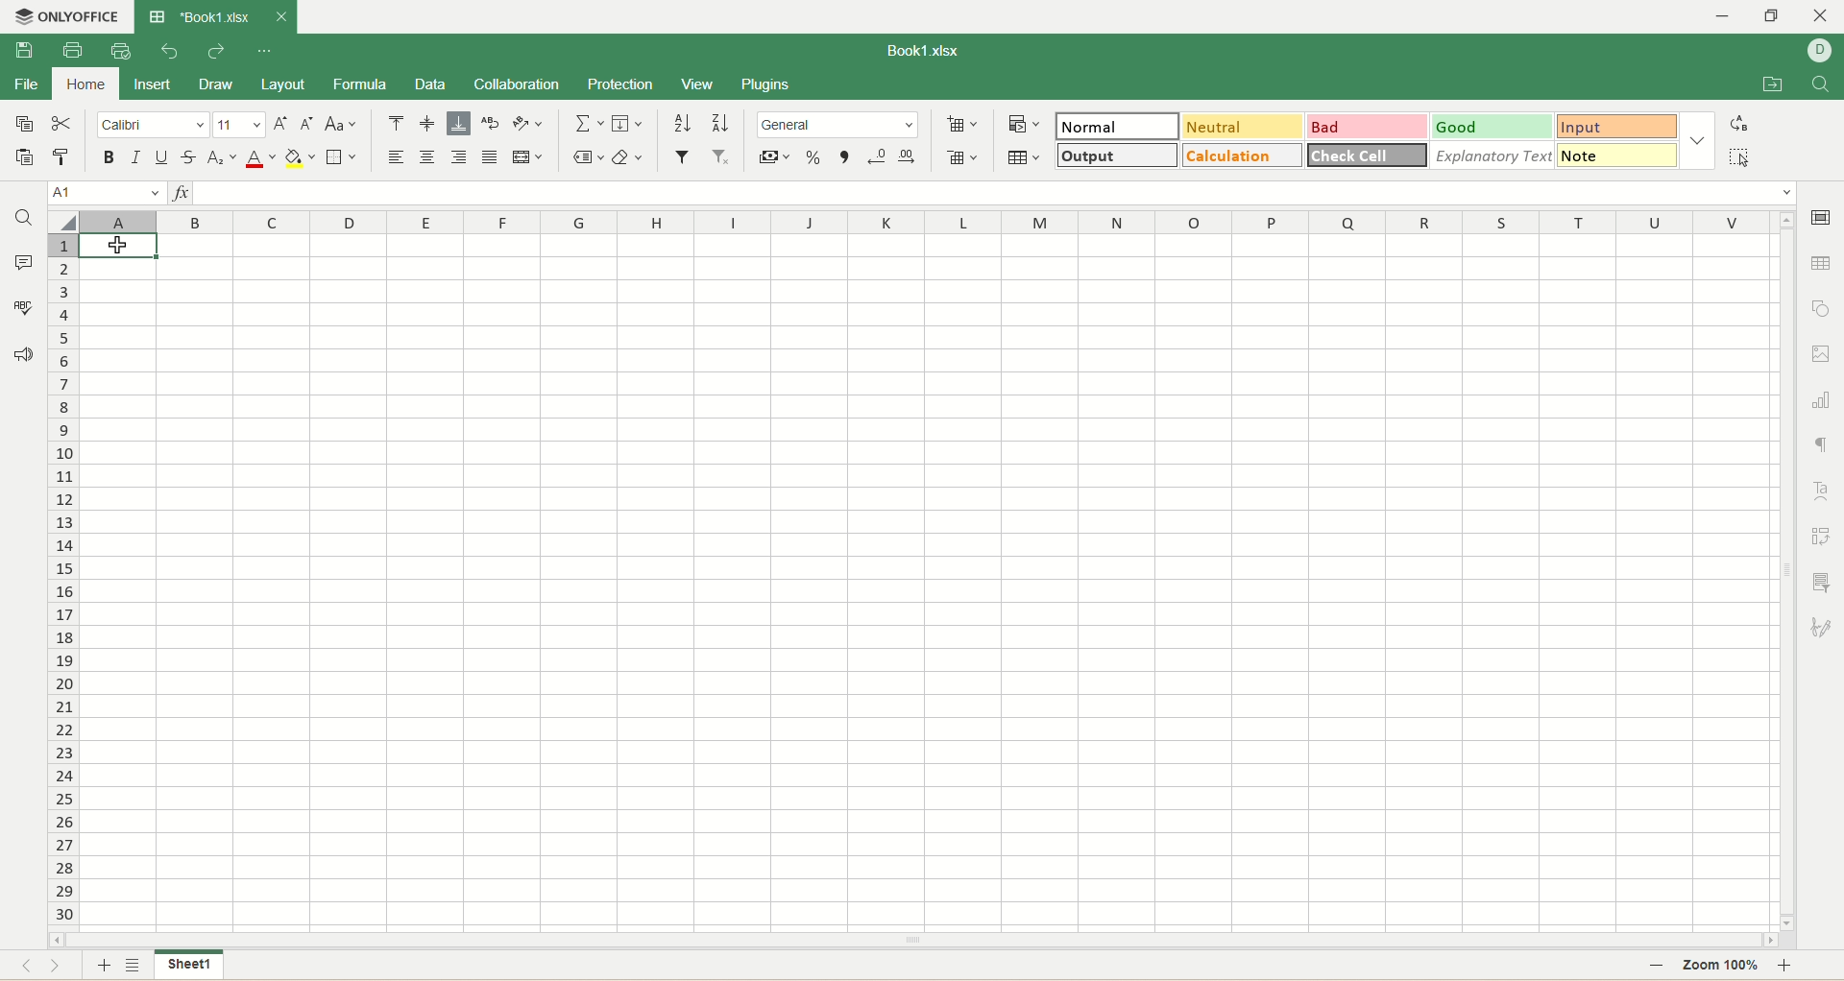 This screenshot has height=981, width=1844. Describe the element at coordinates (1722, 967) in the screenshot. I see `zoom percent` at that location.